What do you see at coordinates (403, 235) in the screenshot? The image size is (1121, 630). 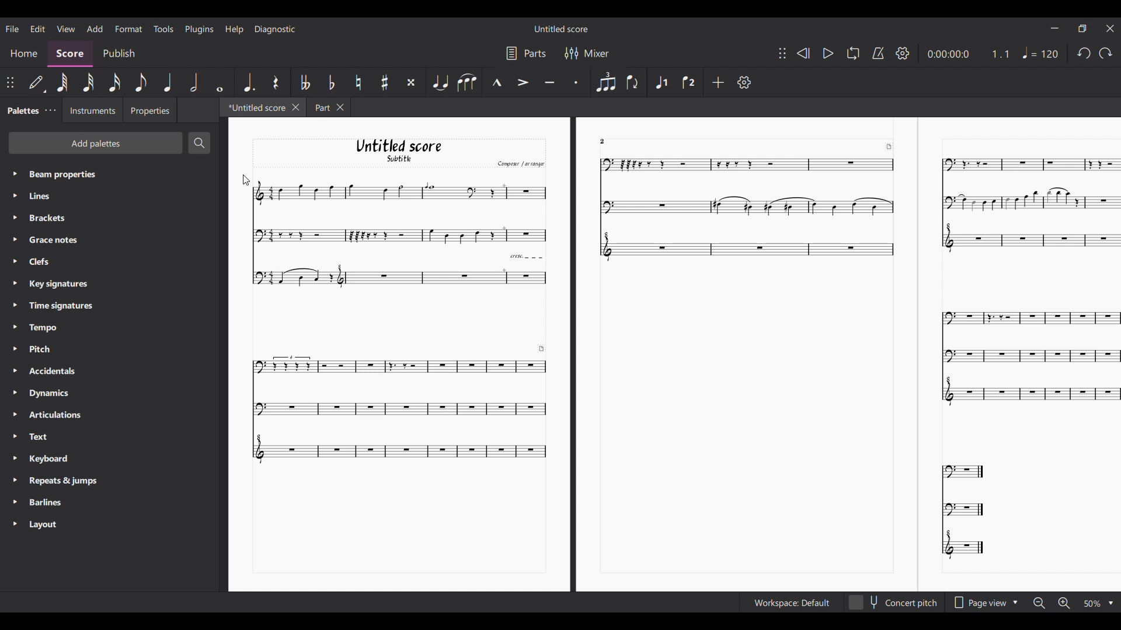 I see `` at bounding box center [403, 235].